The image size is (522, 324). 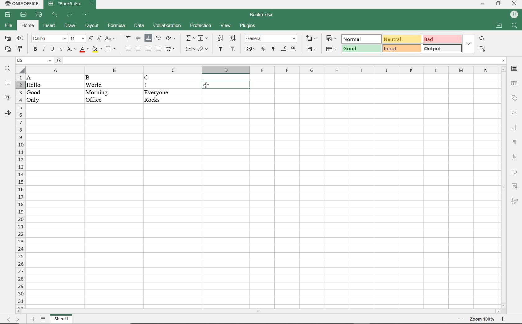 I want to click on zoom in, so click(x=503, y=319).